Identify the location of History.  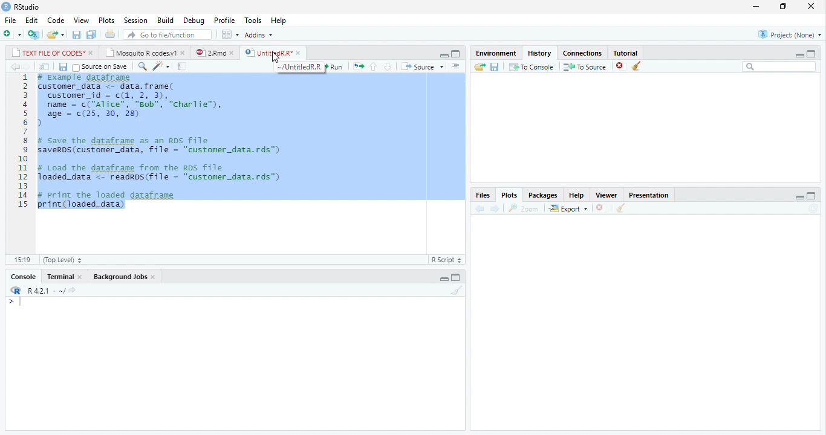
(539, 53).